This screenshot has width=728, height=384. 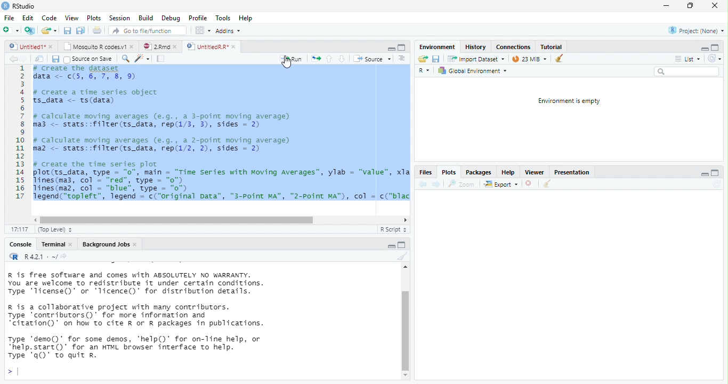 I want to click on code tool, so click(x=143, y=58).